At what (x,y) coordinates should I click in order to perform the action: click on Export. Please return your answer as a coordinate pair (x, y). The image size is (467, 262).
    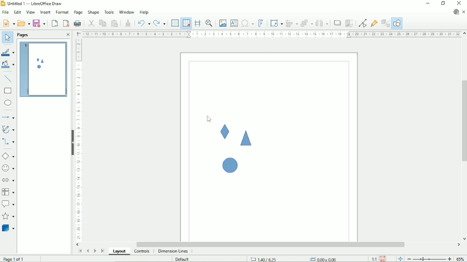
    Looking at the image, I should click on (54, 23).